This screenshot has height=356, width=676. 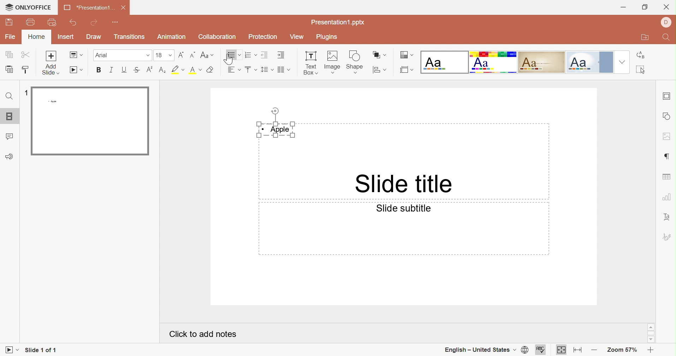 I want to click on spell checking, so click(x=543, y=350).